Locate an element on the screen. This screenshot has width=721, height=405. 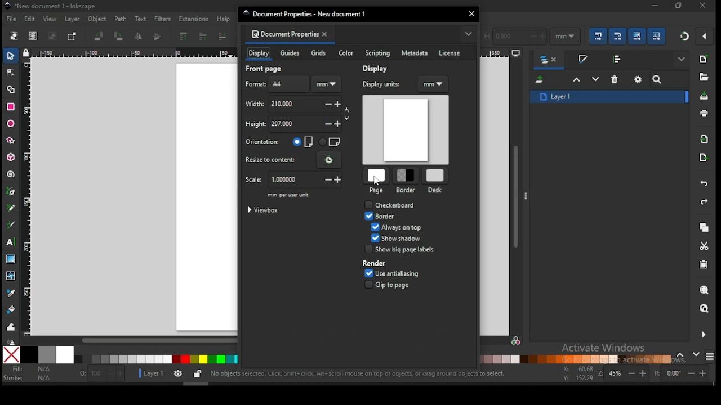
copy is located at coordinates (704, 228).